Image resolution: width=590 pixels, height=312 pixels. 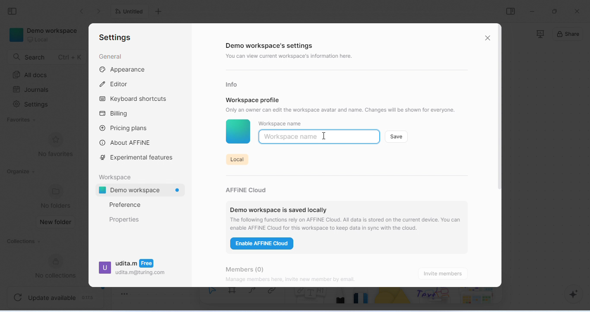 I want to click on ‘The following functions rely on AFFINE Cloud. All data is stored on the current device. You can enable AFFINE Cloud for this workspace to keep data in sync with the cloud., so click(x=347, y=224).